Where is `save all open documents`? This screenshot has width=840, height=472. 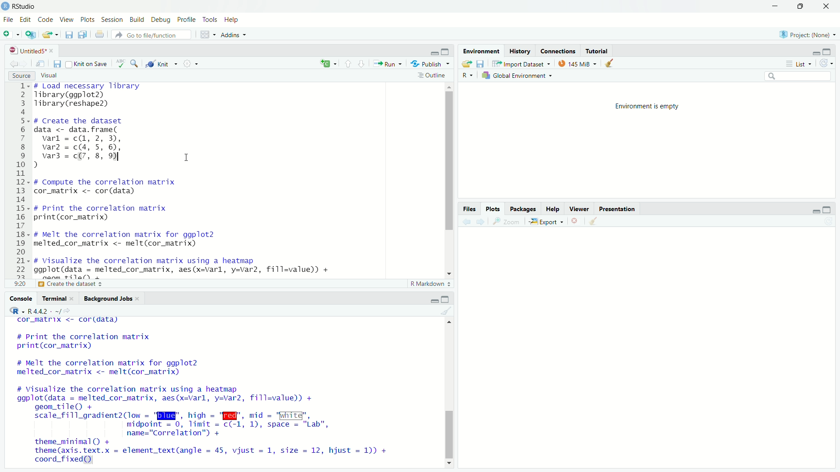
save all open documents is located at coordinates (84, 34).